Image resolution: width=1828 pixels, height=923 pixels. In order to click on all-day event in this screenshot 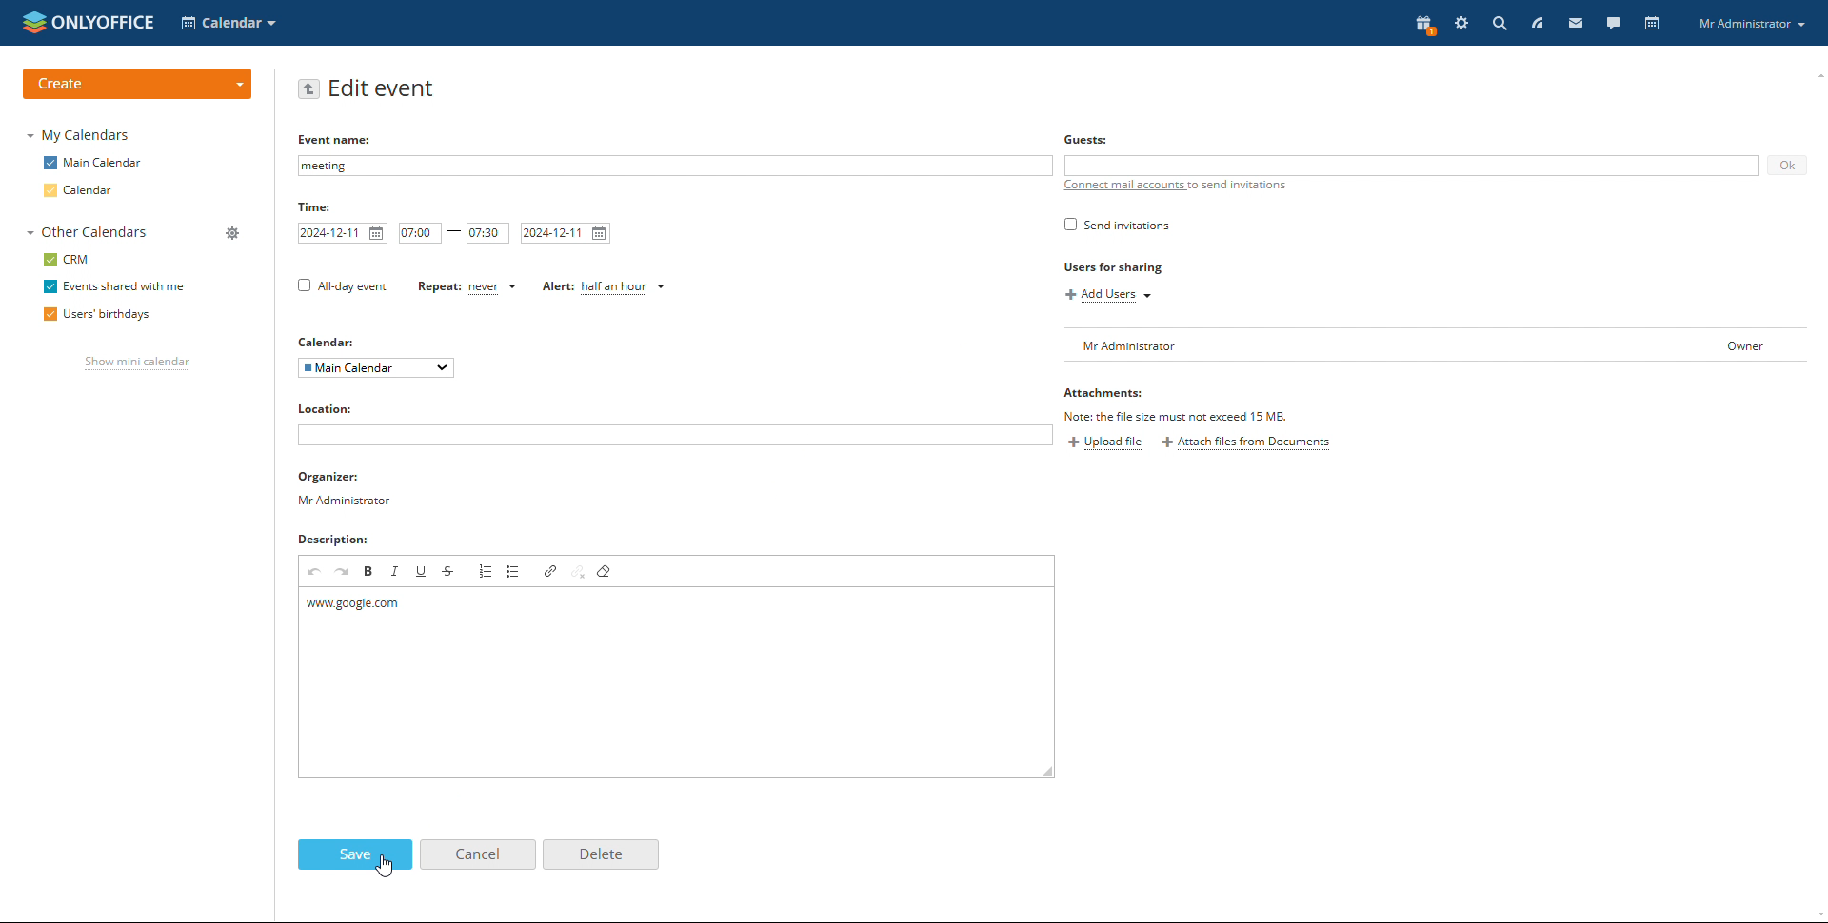, I will do `click(344, 287)`.